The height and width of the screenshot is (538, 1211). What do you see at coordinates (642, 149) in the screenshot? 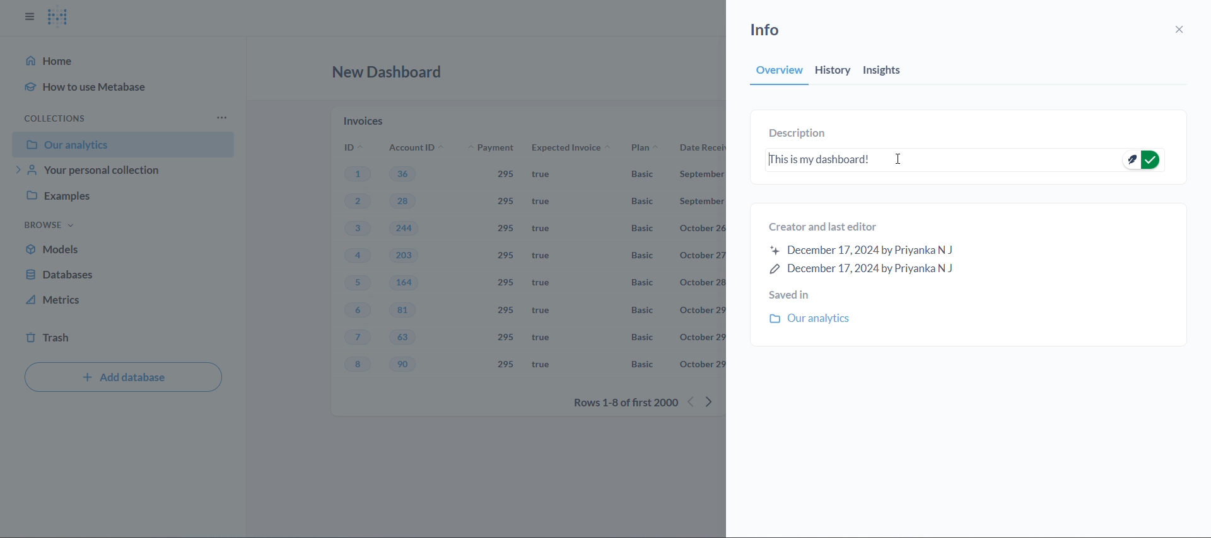
I see `plan` at bounding box center [642, 149].